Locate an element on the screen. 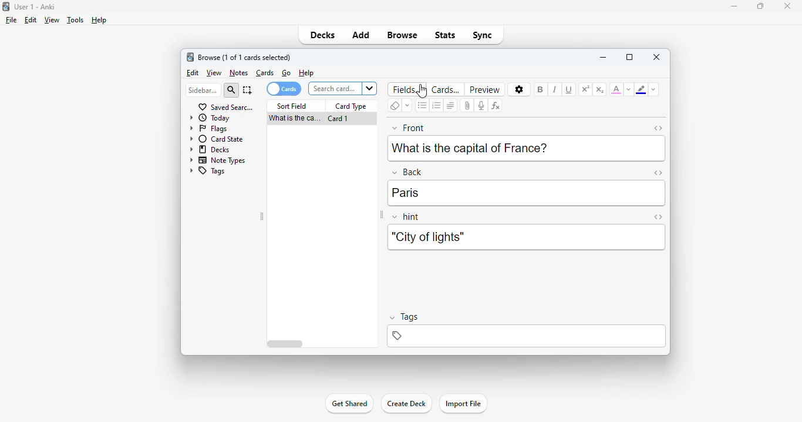 The height and width of the screenshot is (422, 802). maximize is located at coordinates (760, 5).